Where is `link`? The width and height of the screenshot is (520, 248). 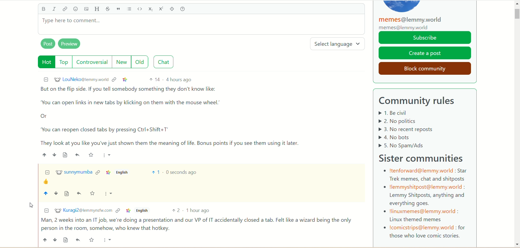 link is located at coordinates (125, 79).